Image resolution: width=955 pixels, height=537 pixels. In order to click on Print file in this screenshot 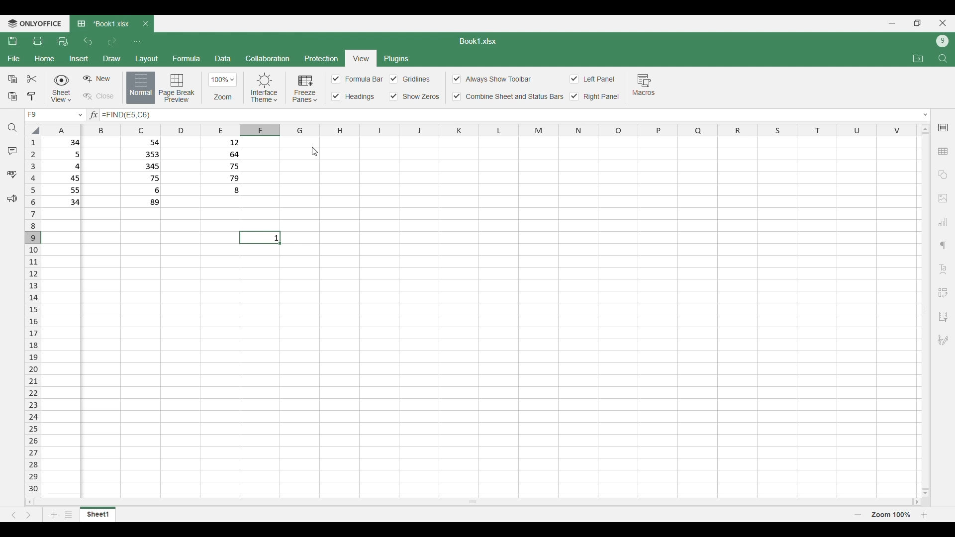, I will do `click(38, 41)`.